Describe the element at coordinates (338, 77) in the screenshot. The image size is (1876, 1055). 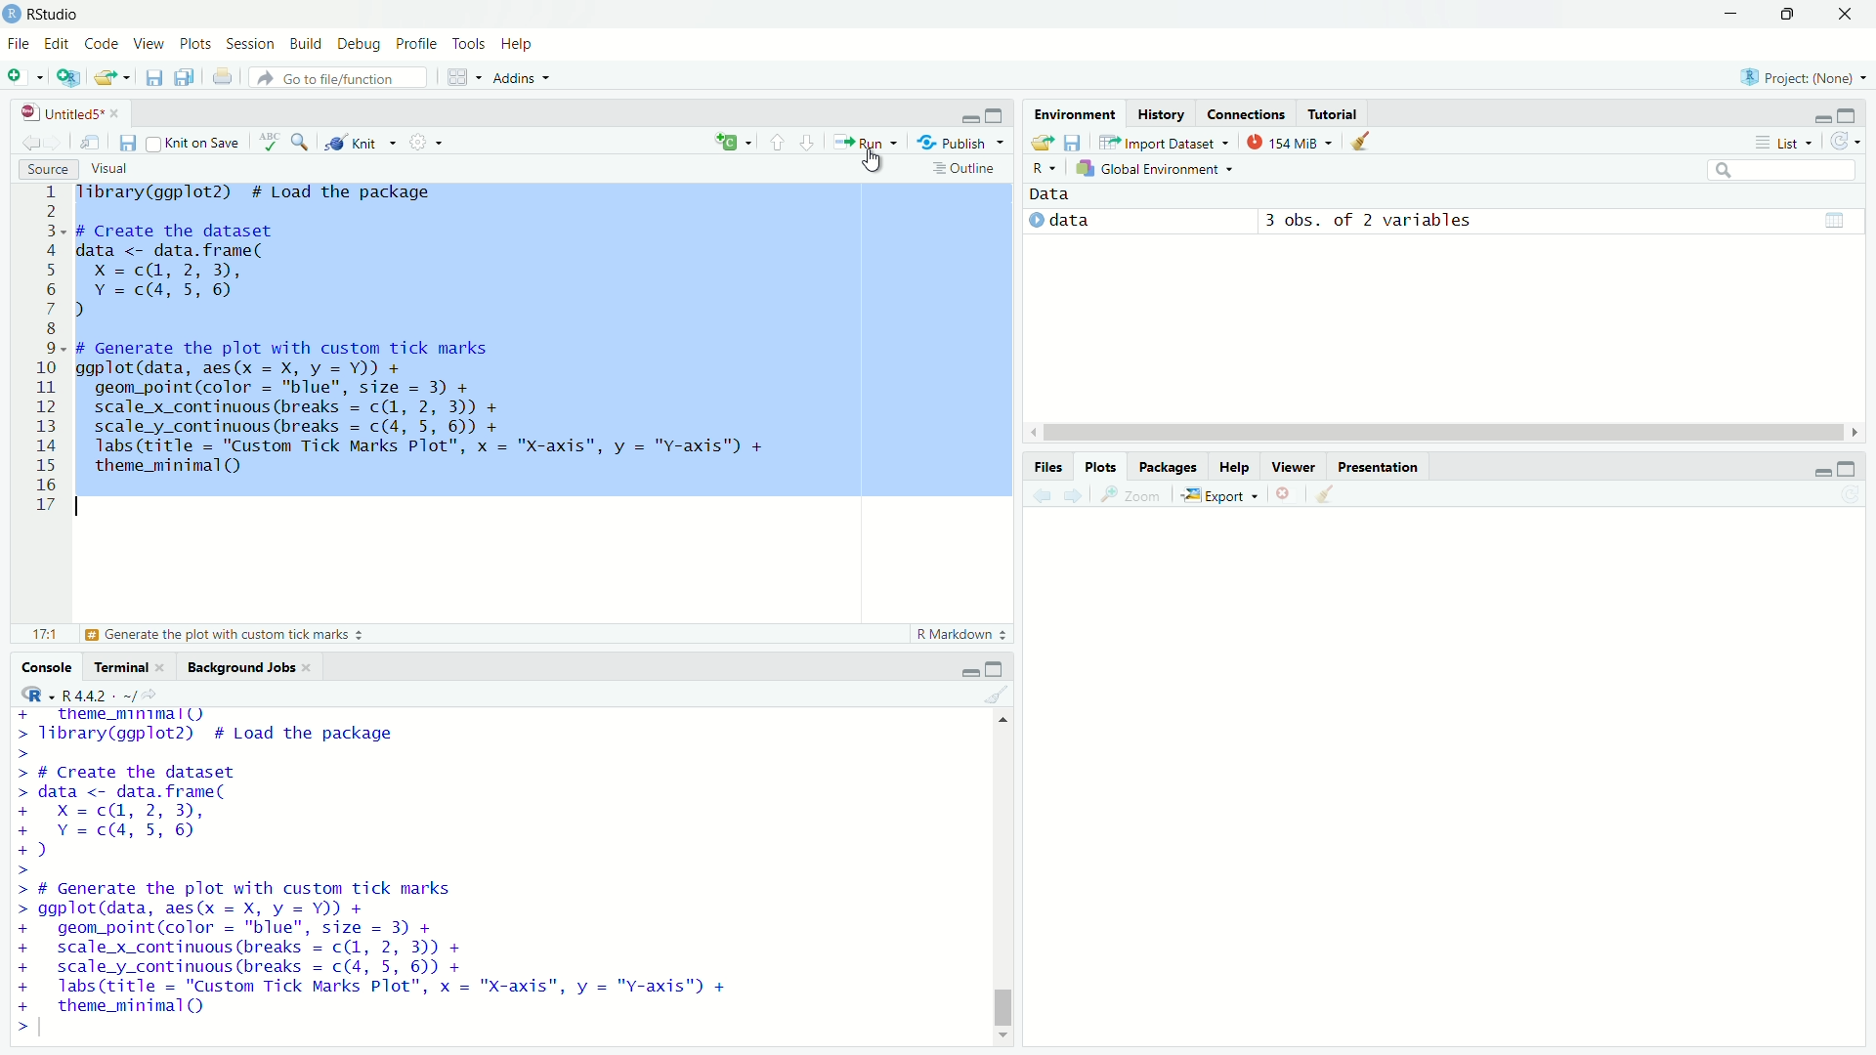
I see `go to file/function` at that location.